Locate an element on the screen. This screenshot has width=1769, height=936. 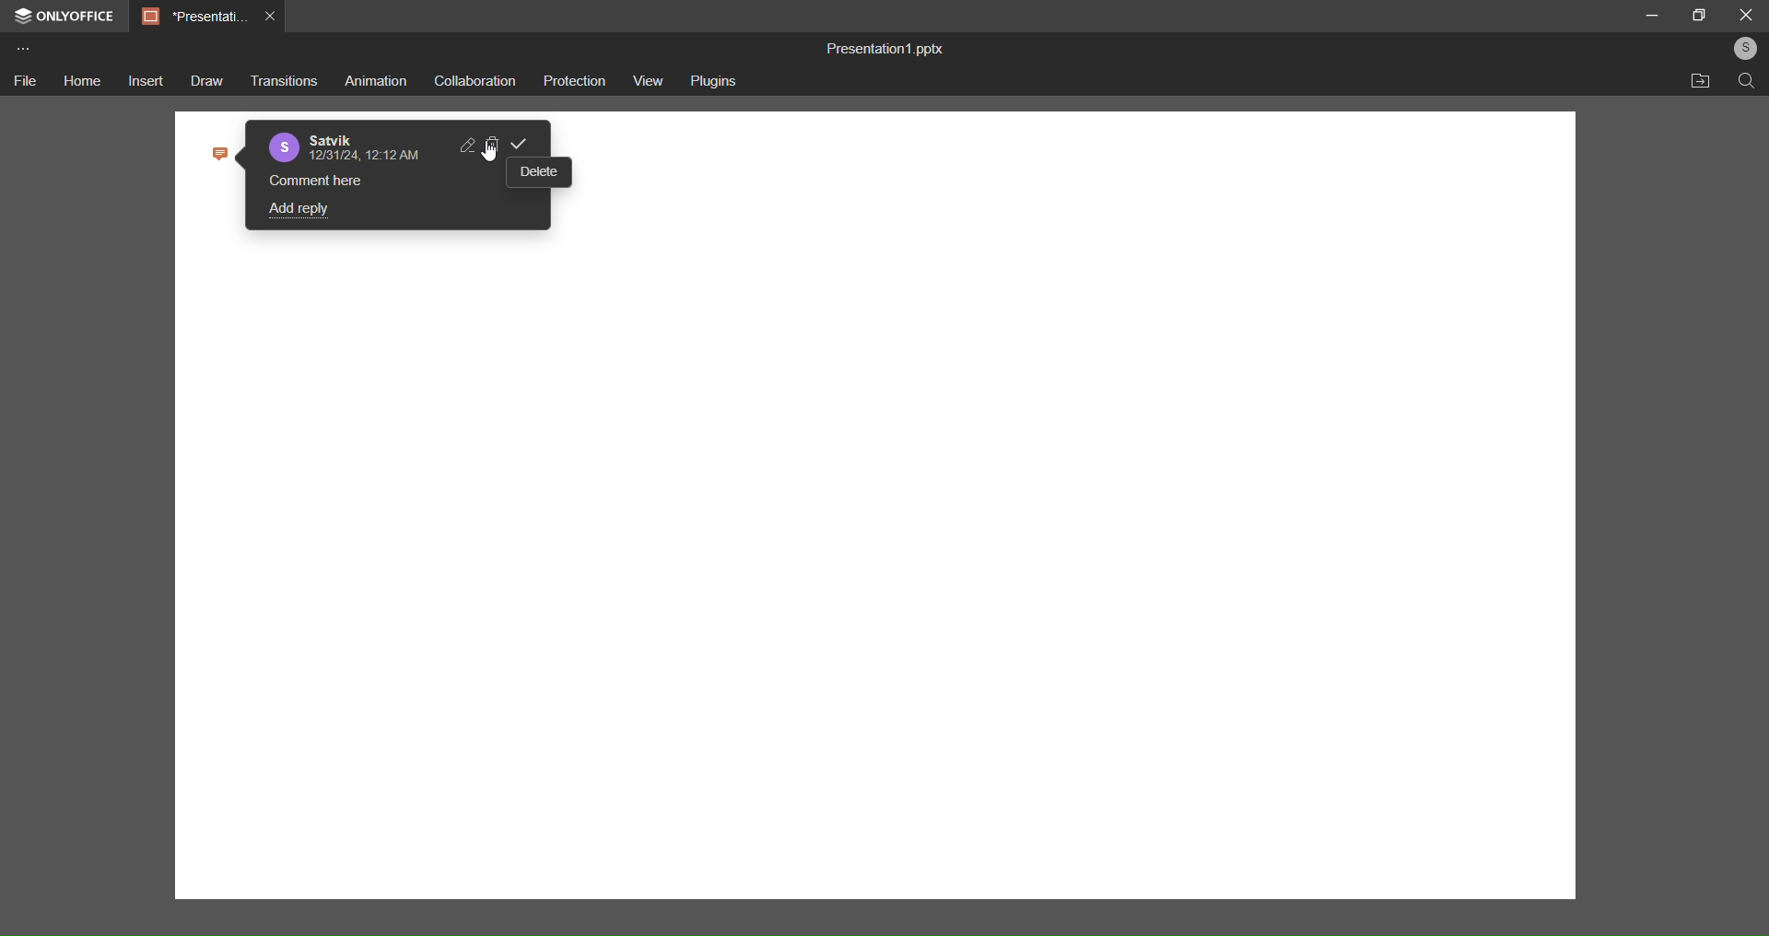
close is located at coordinates (1746, 15).